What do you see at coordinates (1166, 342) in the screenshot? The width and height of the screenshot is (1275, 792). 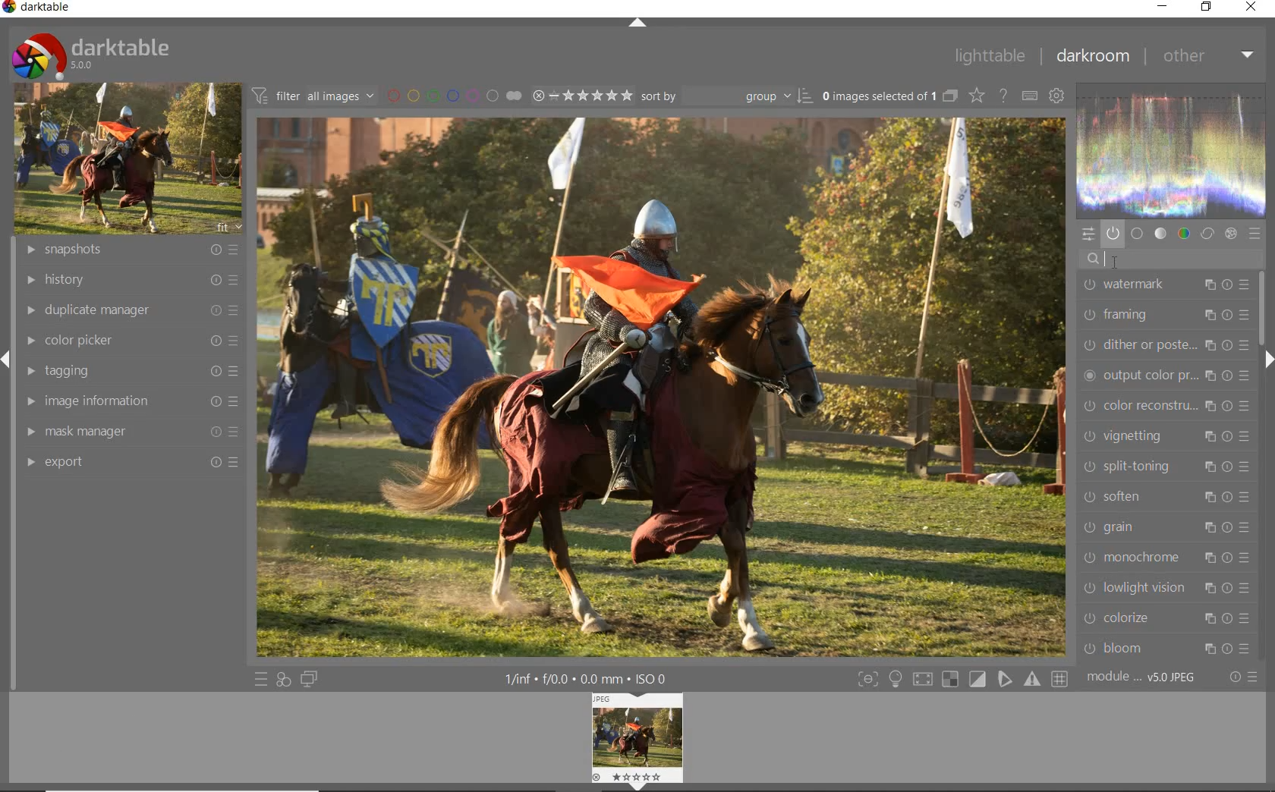 I see `dither or paste` at bounding box center [1166, 342].